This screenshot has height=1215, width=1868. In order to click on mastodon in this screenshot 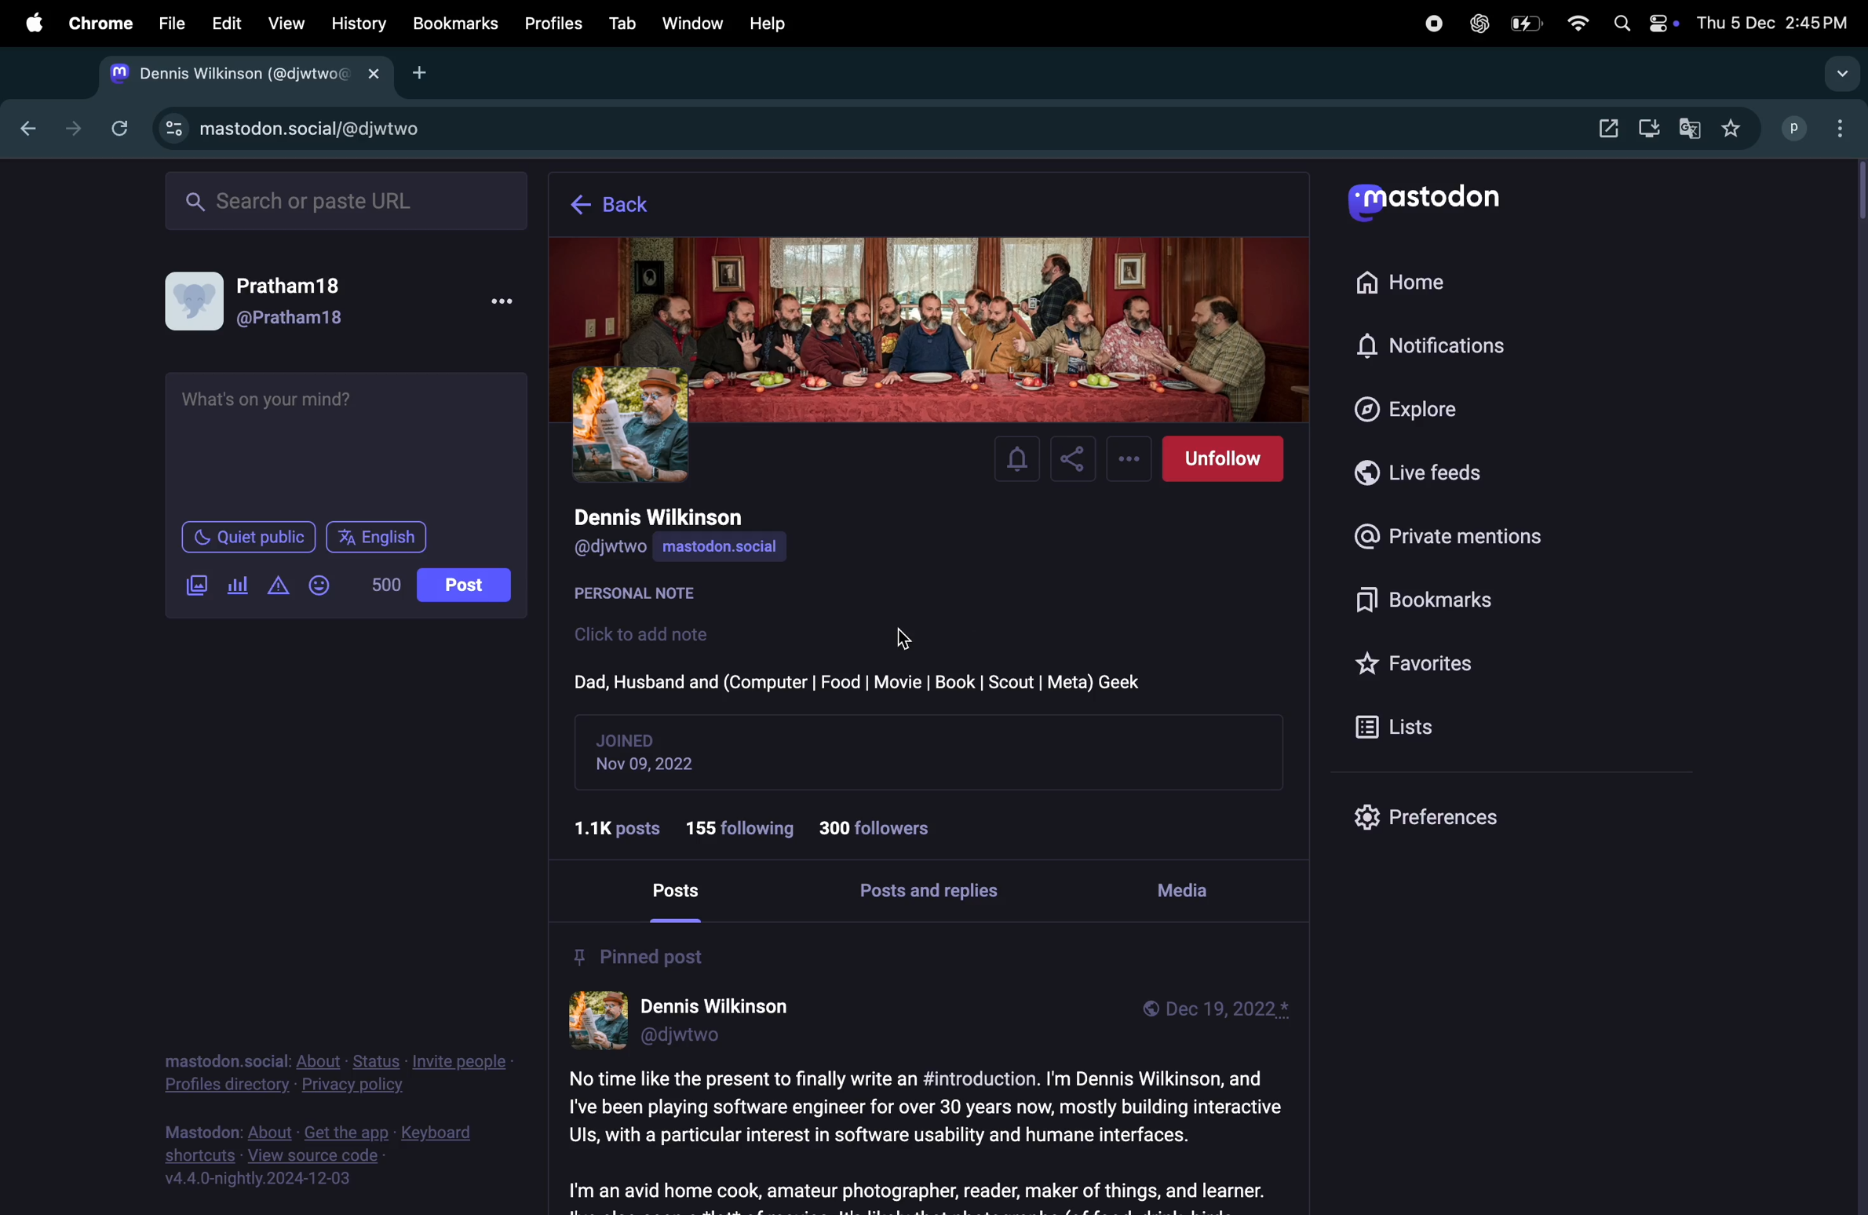, I will do `click(1425, 202)`.